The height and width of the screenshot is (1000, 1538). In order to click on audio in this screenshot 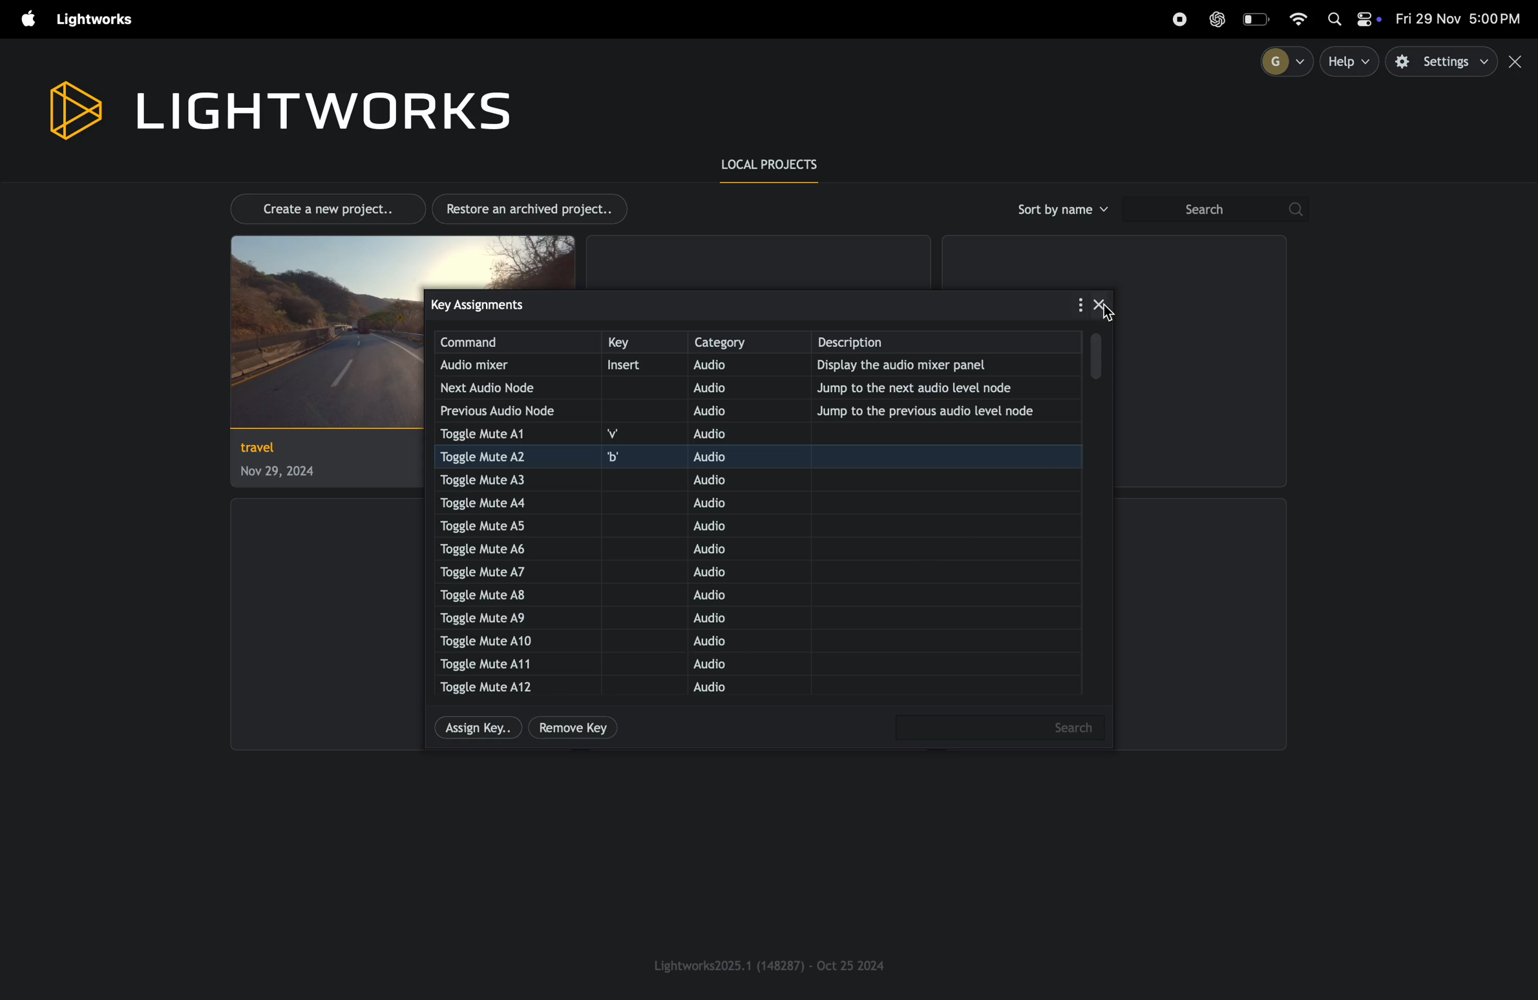, I will do `click(713, 527)`.